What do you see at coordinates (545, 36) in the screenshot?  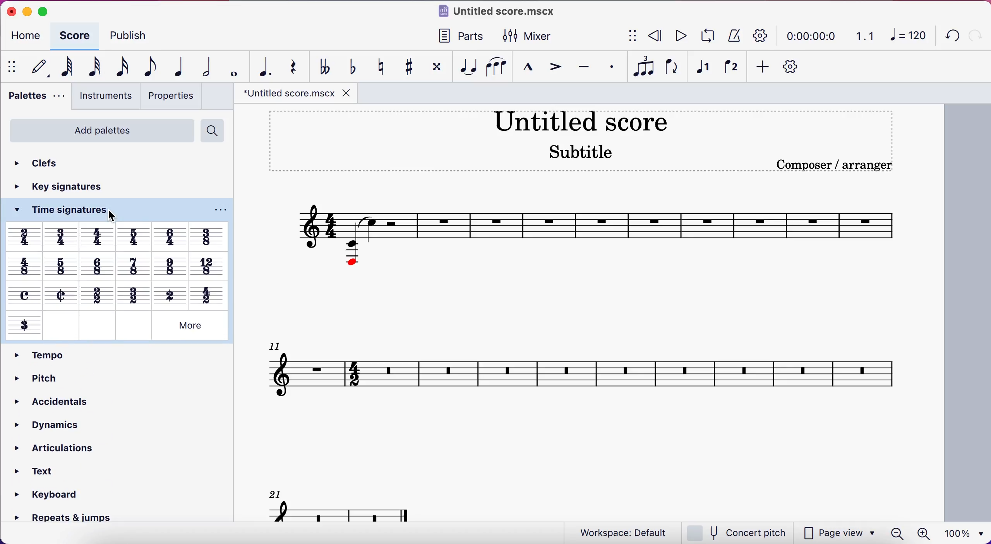 I see `mixer` at bounding box center [545, 36].